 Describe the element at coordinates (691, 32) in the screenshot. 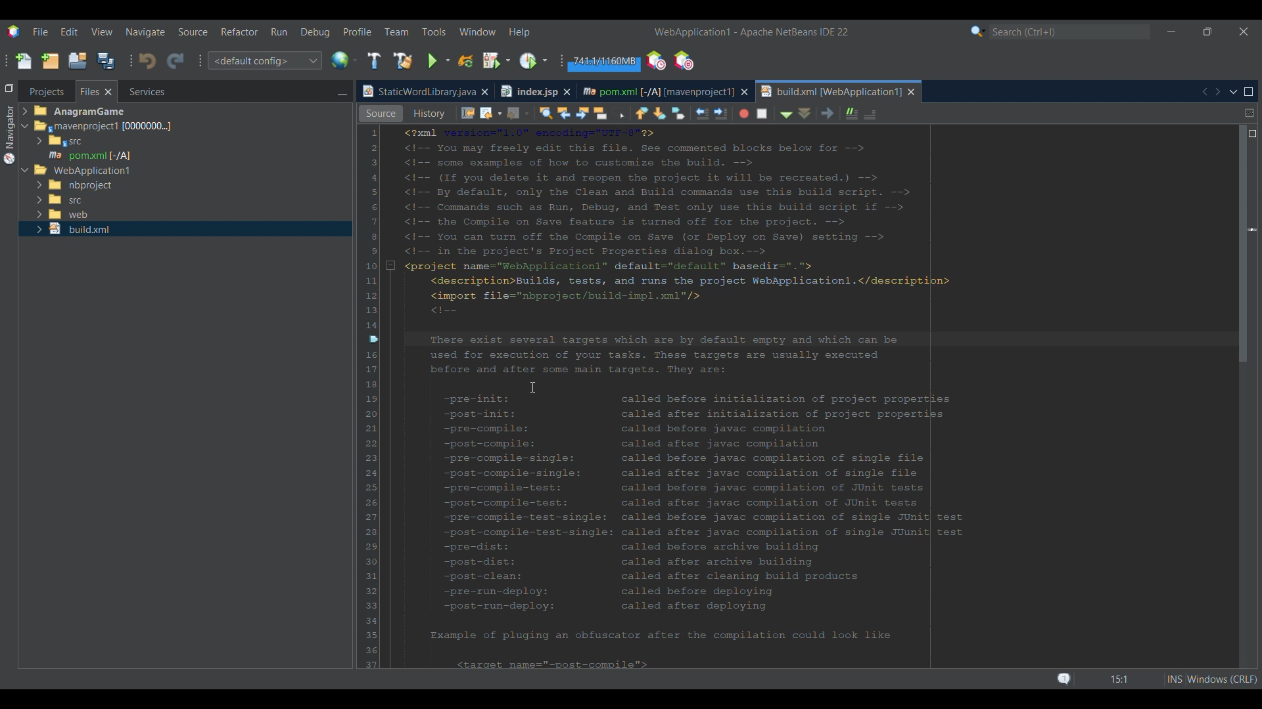

I see `Project name changed` at that location.